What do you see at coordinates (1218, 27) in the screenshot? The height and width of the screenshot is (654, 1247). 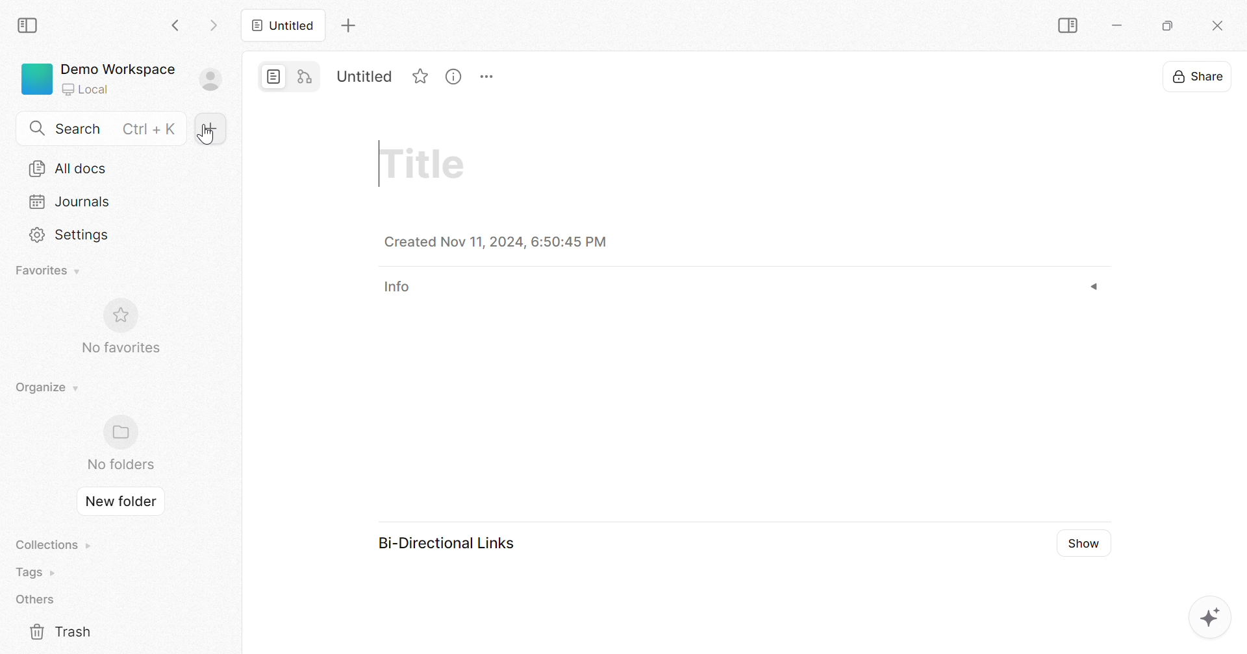 I see `Close` at bounding box center [1218, 27].